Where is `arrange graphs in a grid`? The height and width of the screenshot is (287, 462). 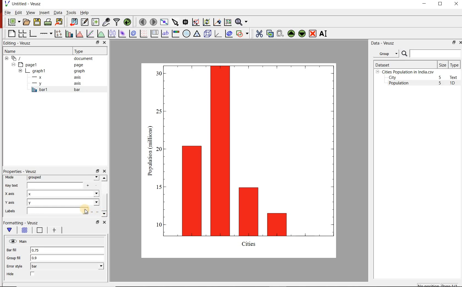 arrange graphs in a grid is located at coordinates (22, 34).